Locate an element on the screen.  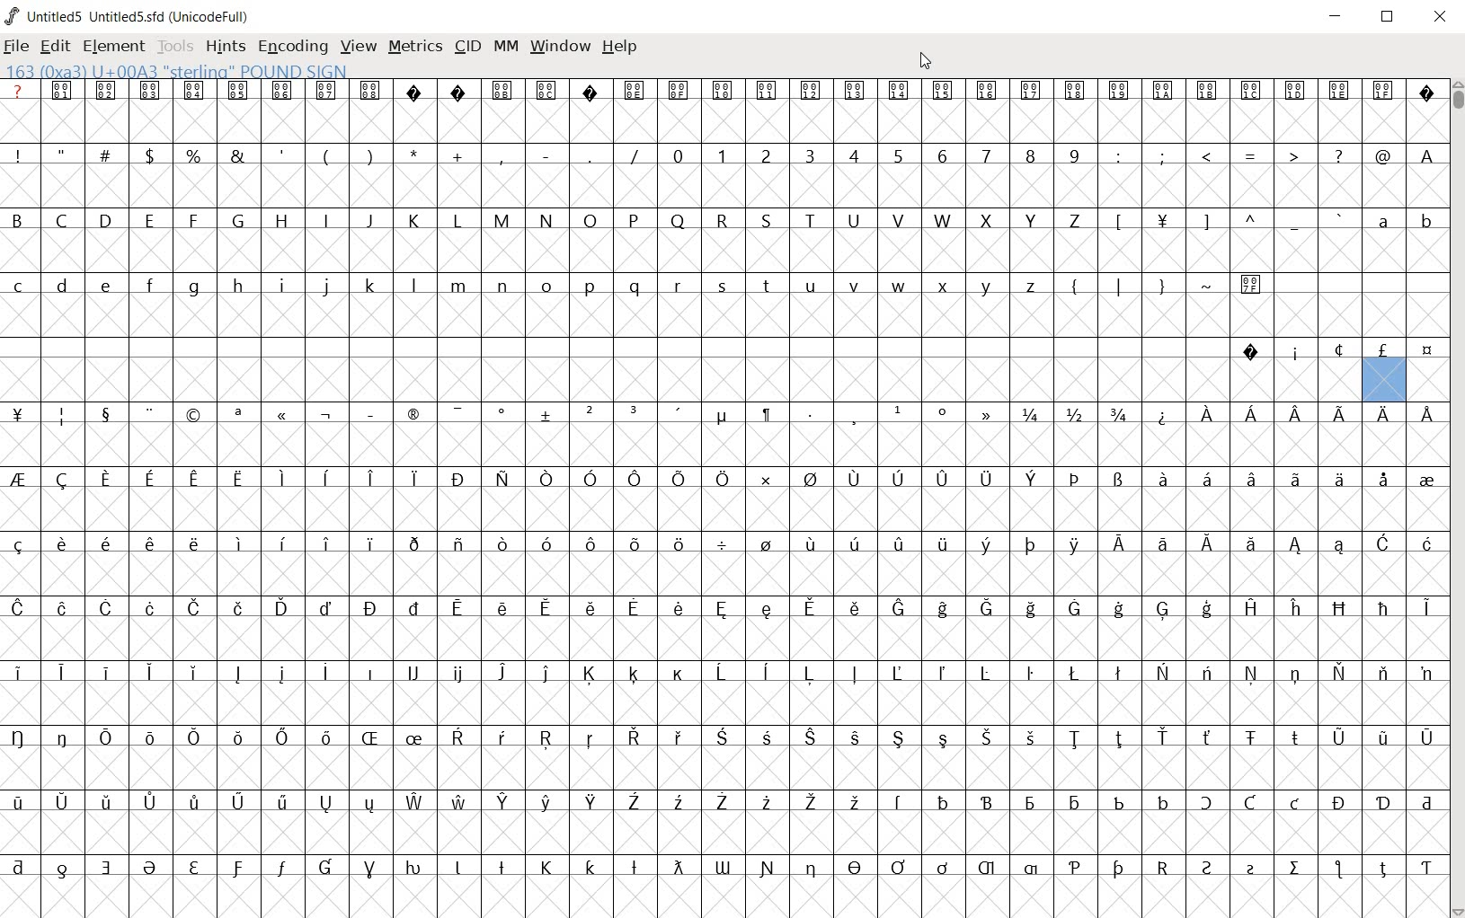
Symbol is located at coordinates (63, 800).